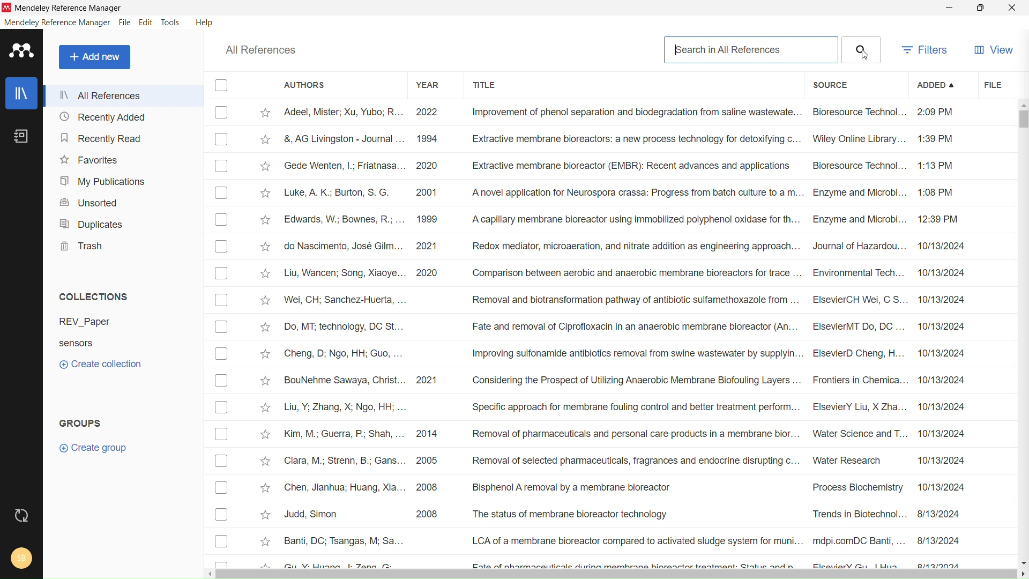  I want to click on create collection, so click(124, 365).